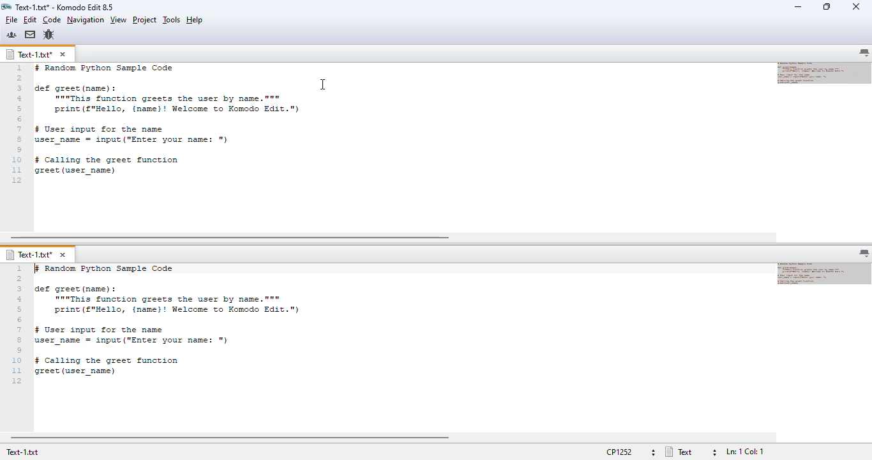 This screenshot has height=460, width=872. What do you see at coordinates (11, 20) in the screenshot?
I see `file` at bounding box center [11, 20].